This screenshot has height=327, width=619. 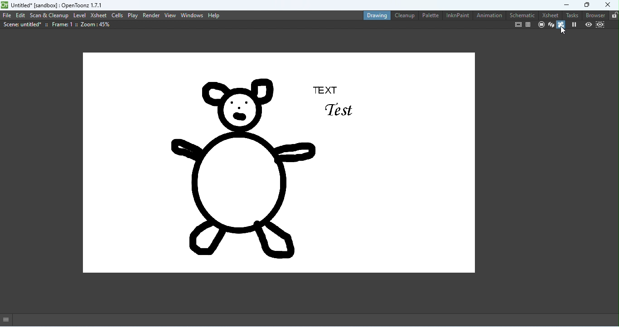 What do you see at coordinates (429, 15) in the screenshot?
I see `palette` at bounding box center [429, 15].